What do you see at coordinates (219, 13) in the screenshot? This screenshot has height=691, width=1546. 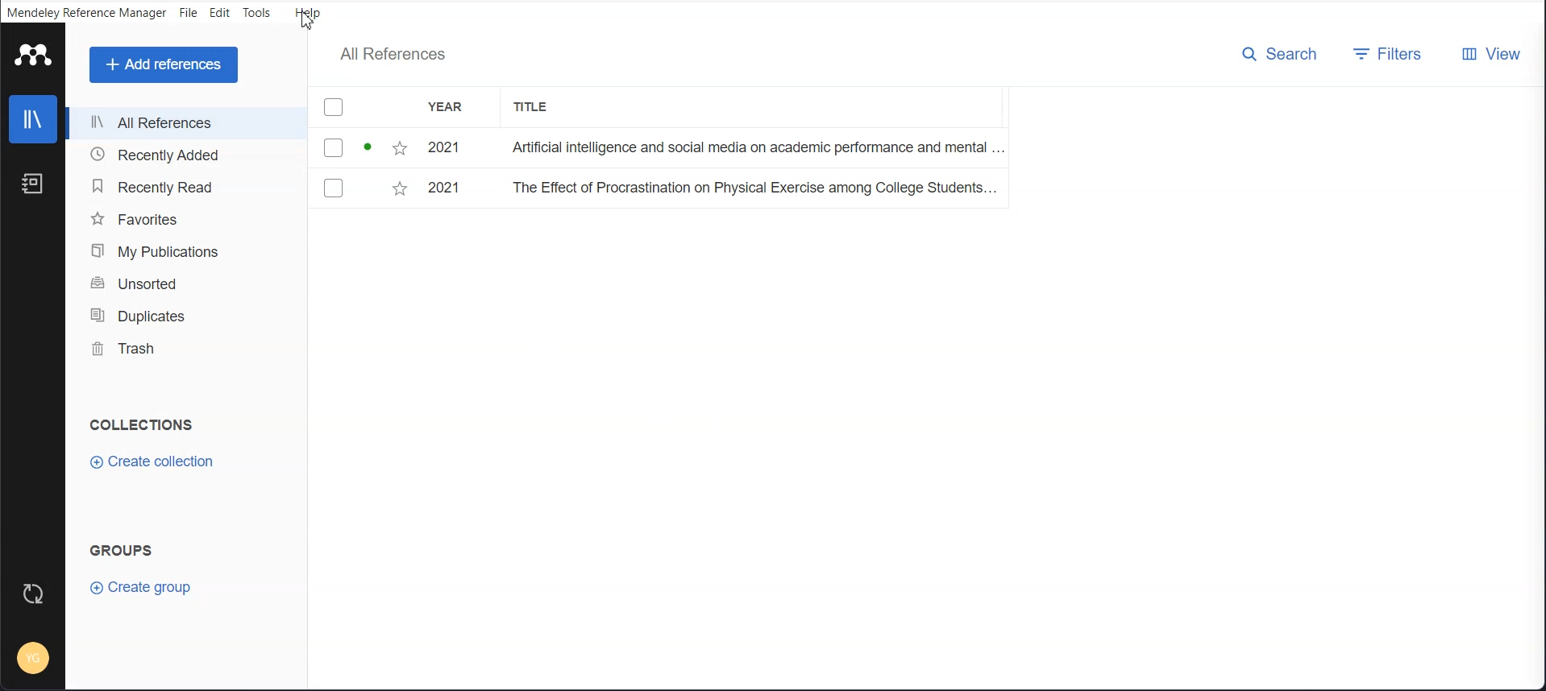 I see `Edit` at bounding box center [219, 13].